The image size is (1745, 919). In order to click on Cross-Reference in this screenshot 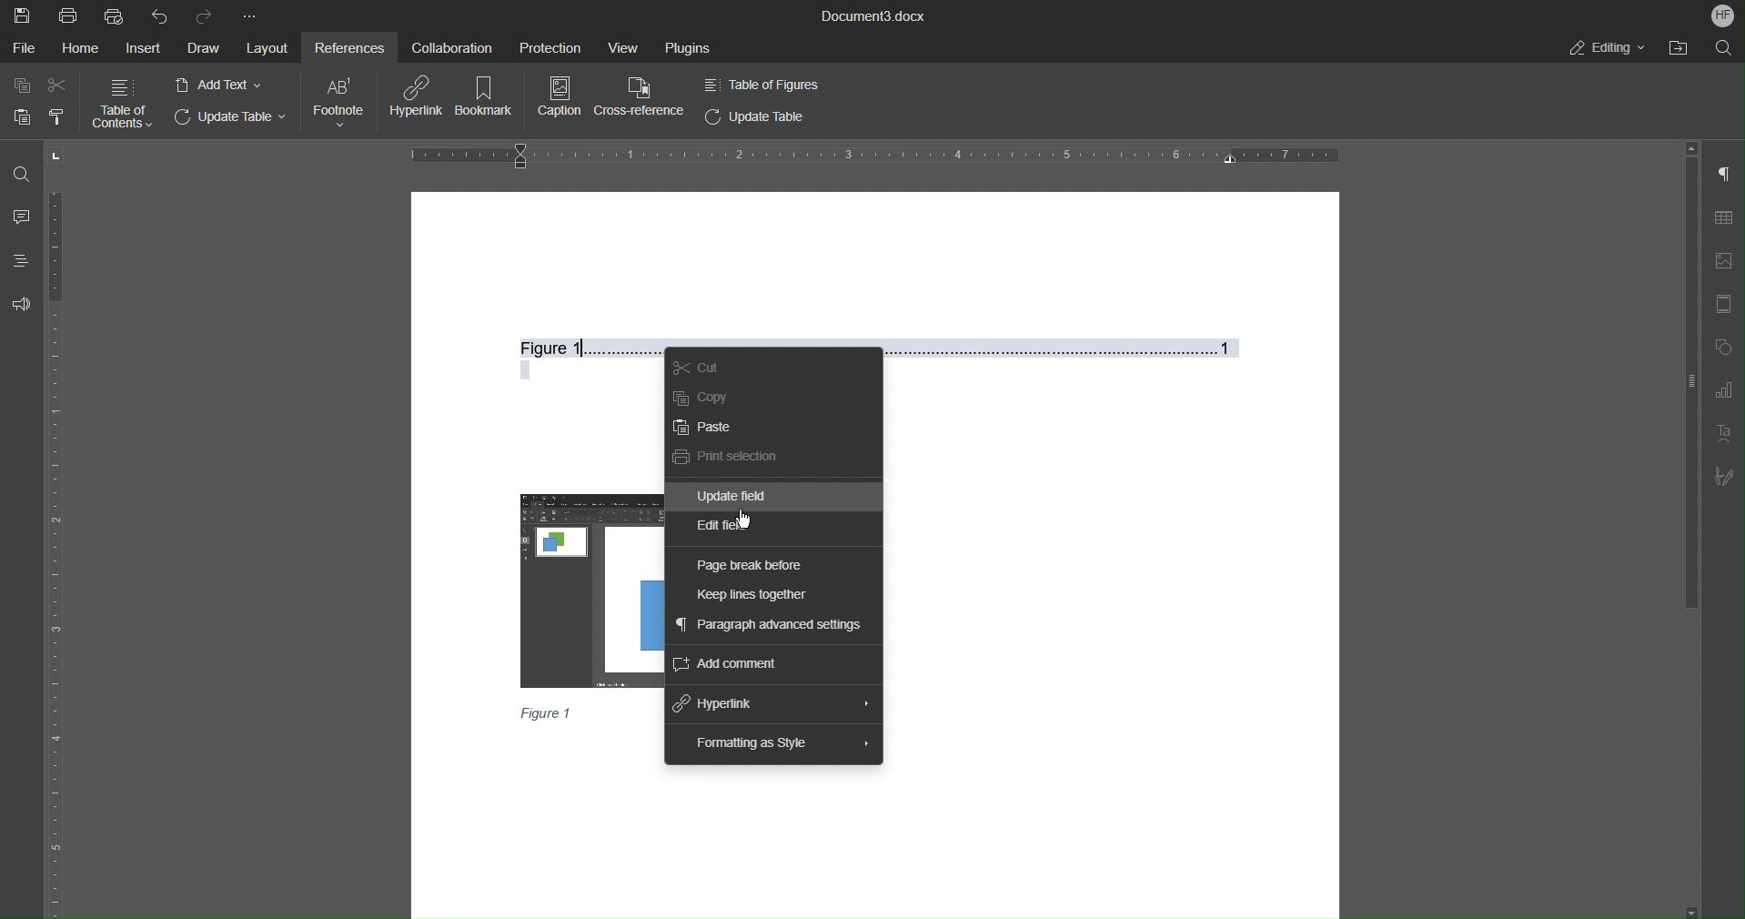, I will do `click(643, 98)`.